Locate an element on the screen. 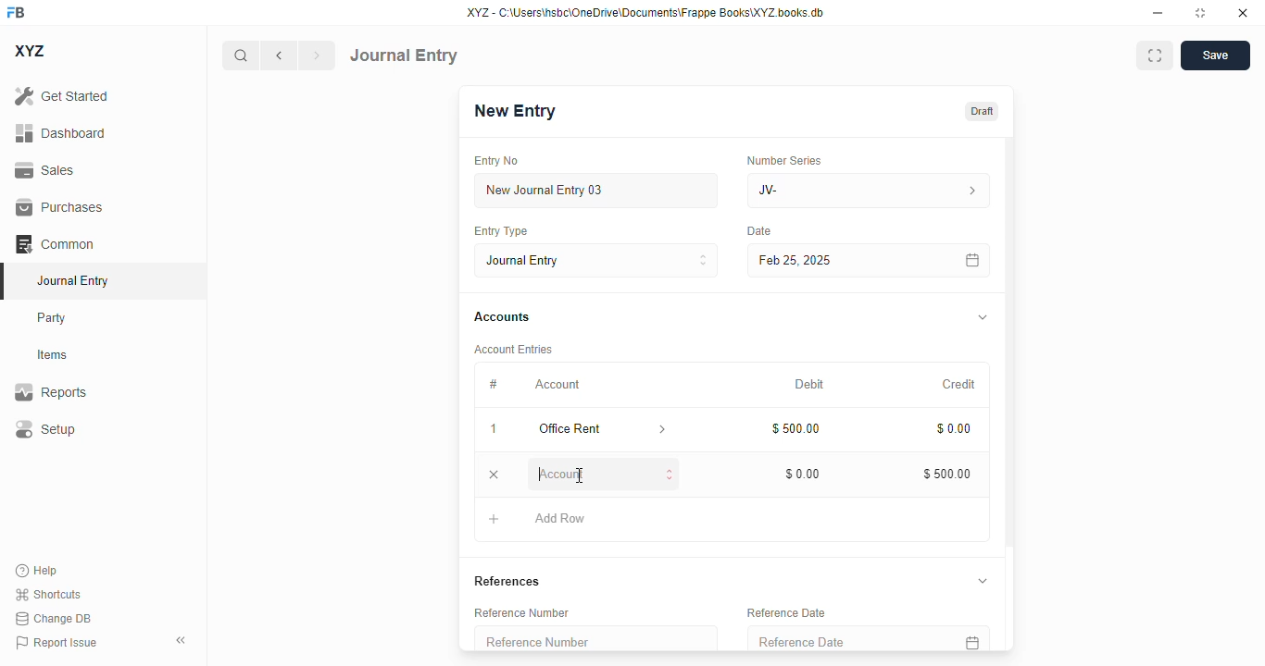  reference number is located at coordinates (521, 612).